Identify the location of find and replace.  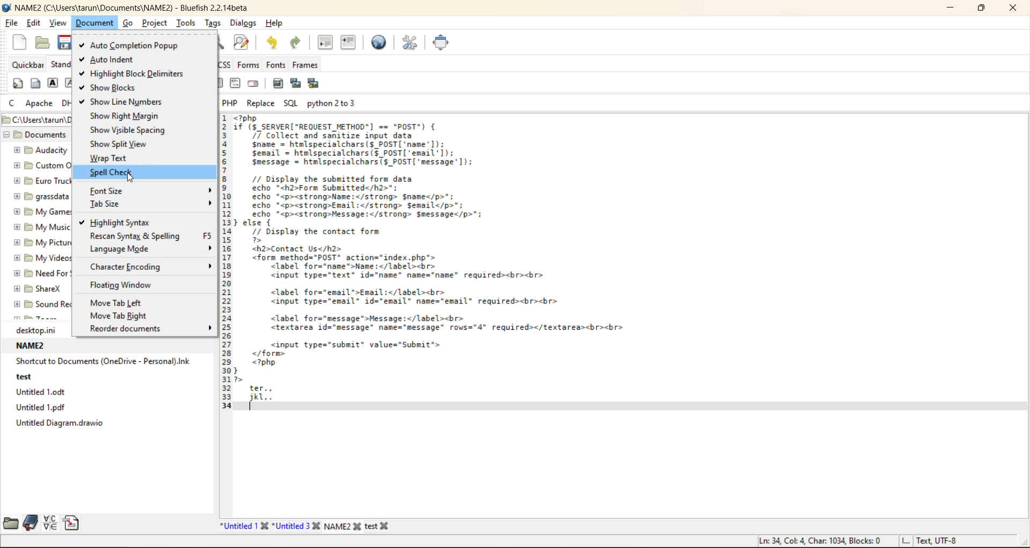
(242, 41).